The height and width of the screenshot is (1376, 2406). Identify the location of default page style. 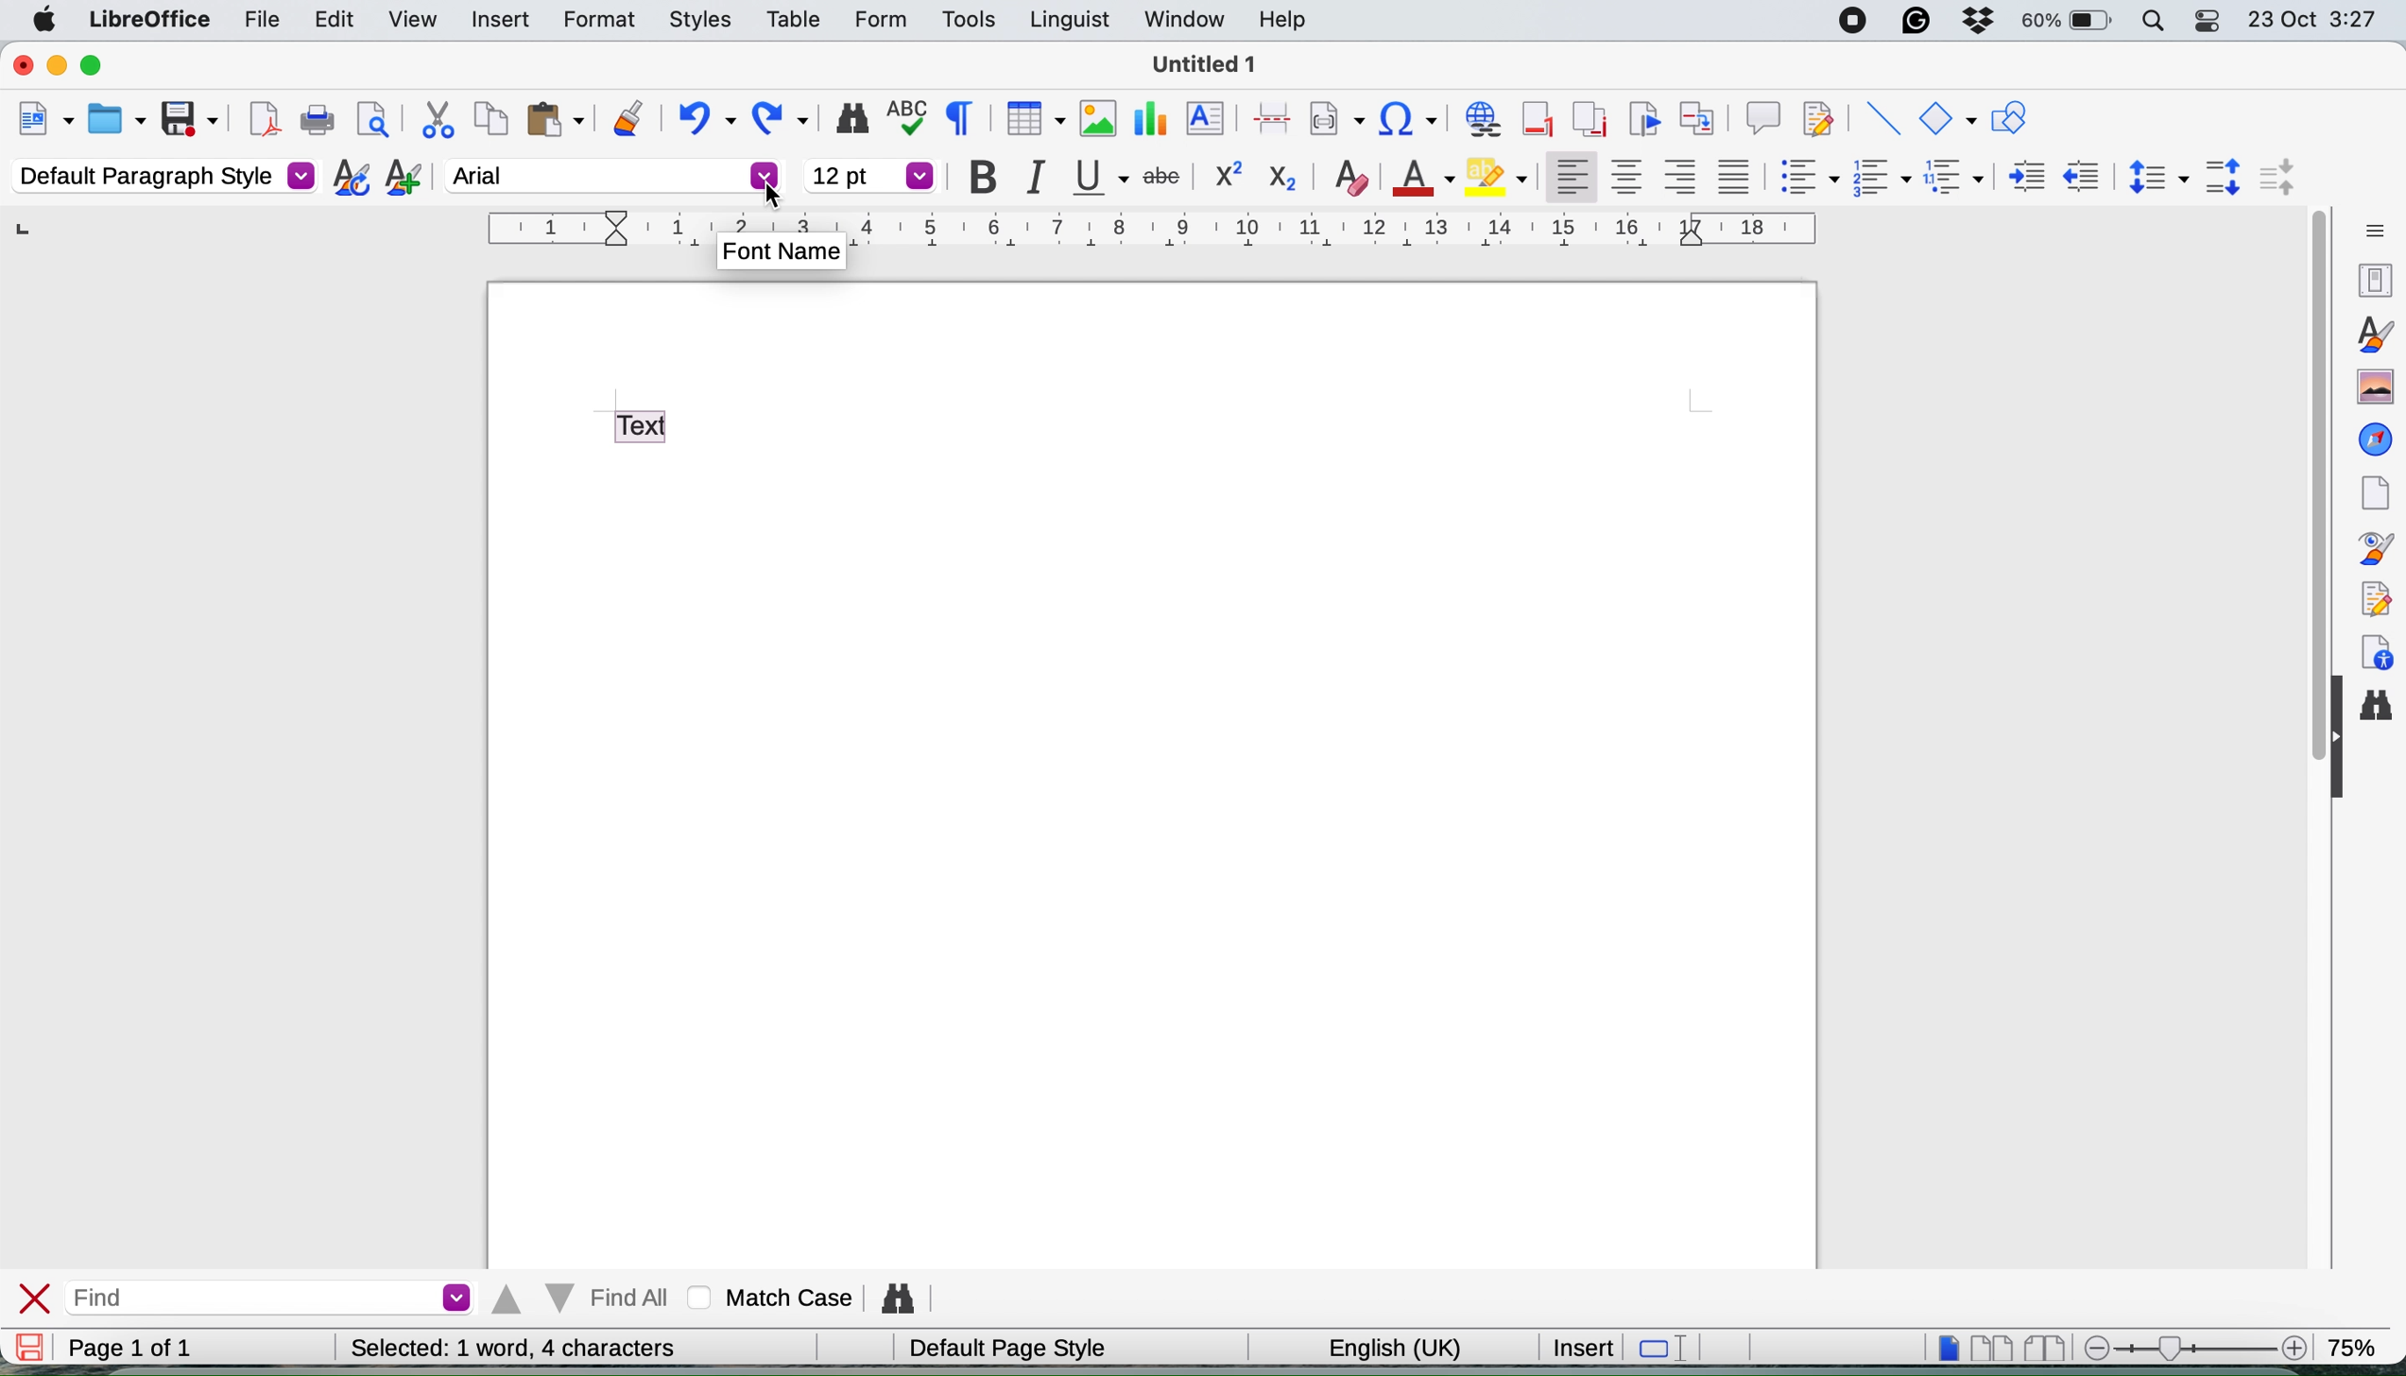
(1003, 1348).